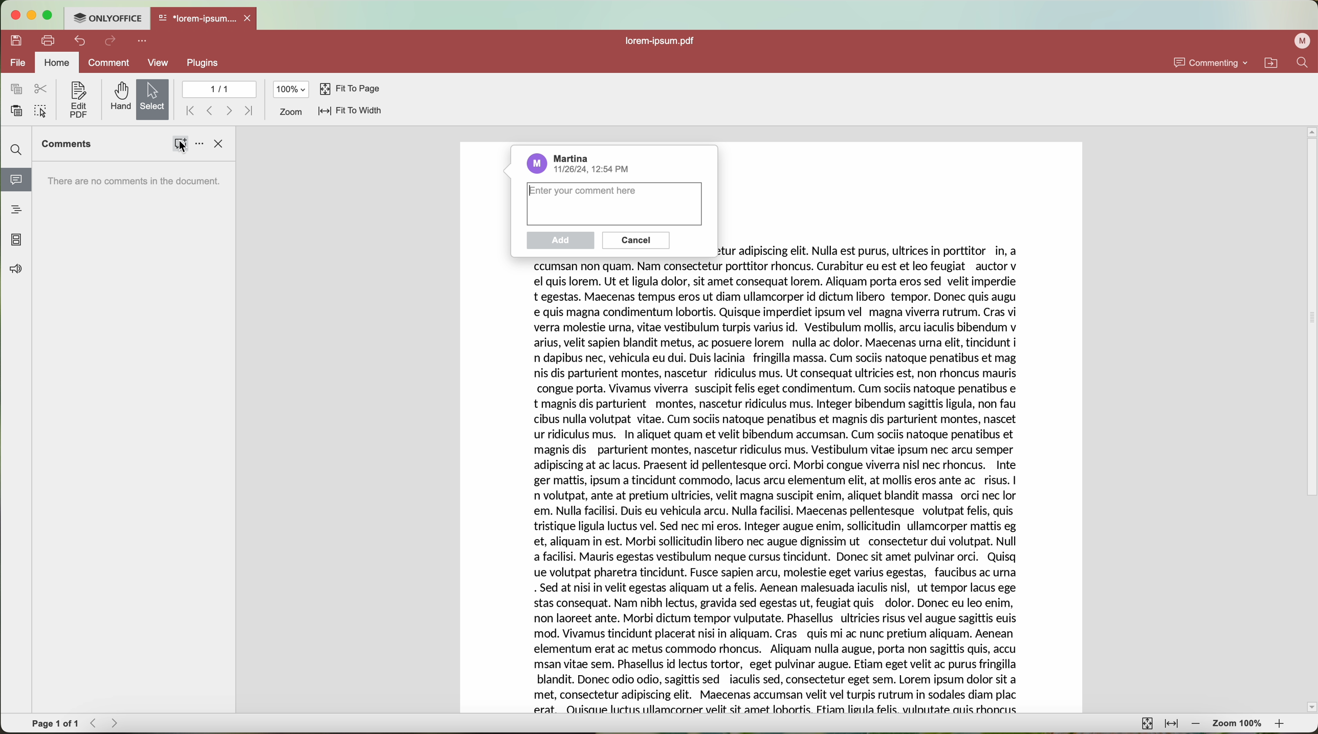 This screenshot has width=1318, height=734. Describe the element at coordinates (119, 97) in the screenshot. I see `hand` at that location.